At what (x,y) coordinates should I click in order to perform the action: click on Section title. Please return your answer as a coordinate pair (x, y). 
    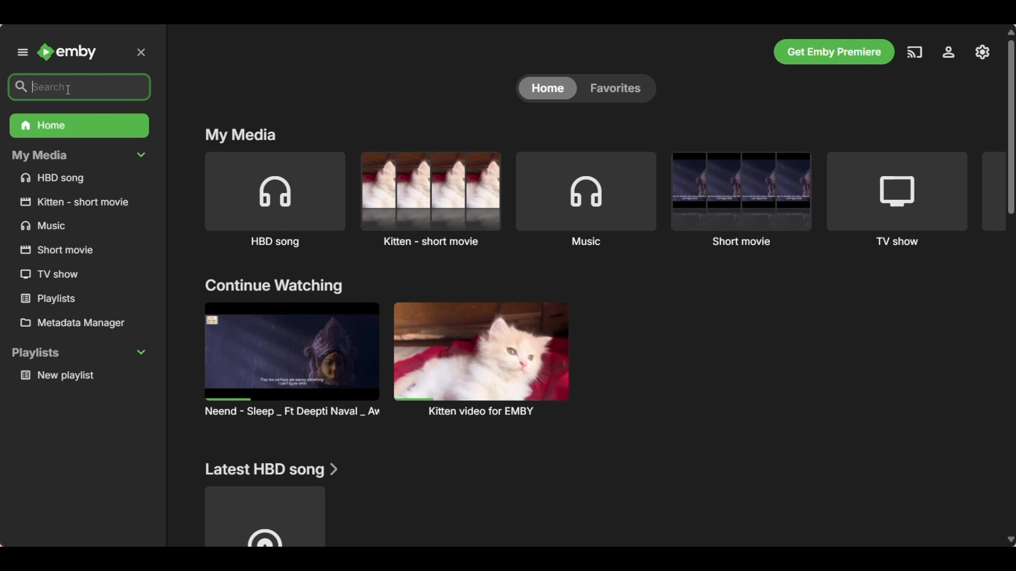
    Looking at the image, I should click on (270, 470).